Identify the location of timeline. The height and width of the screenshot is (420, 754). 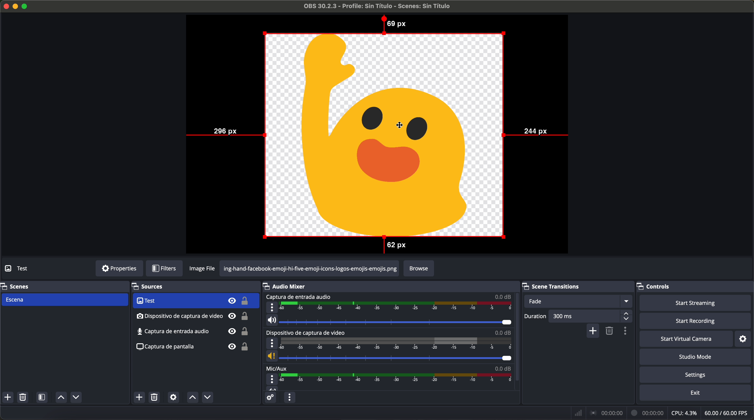
(397, 378).